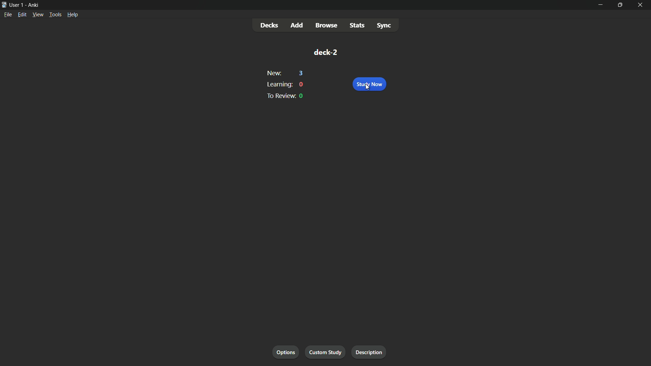 The image size is (651, 366). Describe the element at coordinates (357, 25) in the screenshot. I see `stats` at that location.